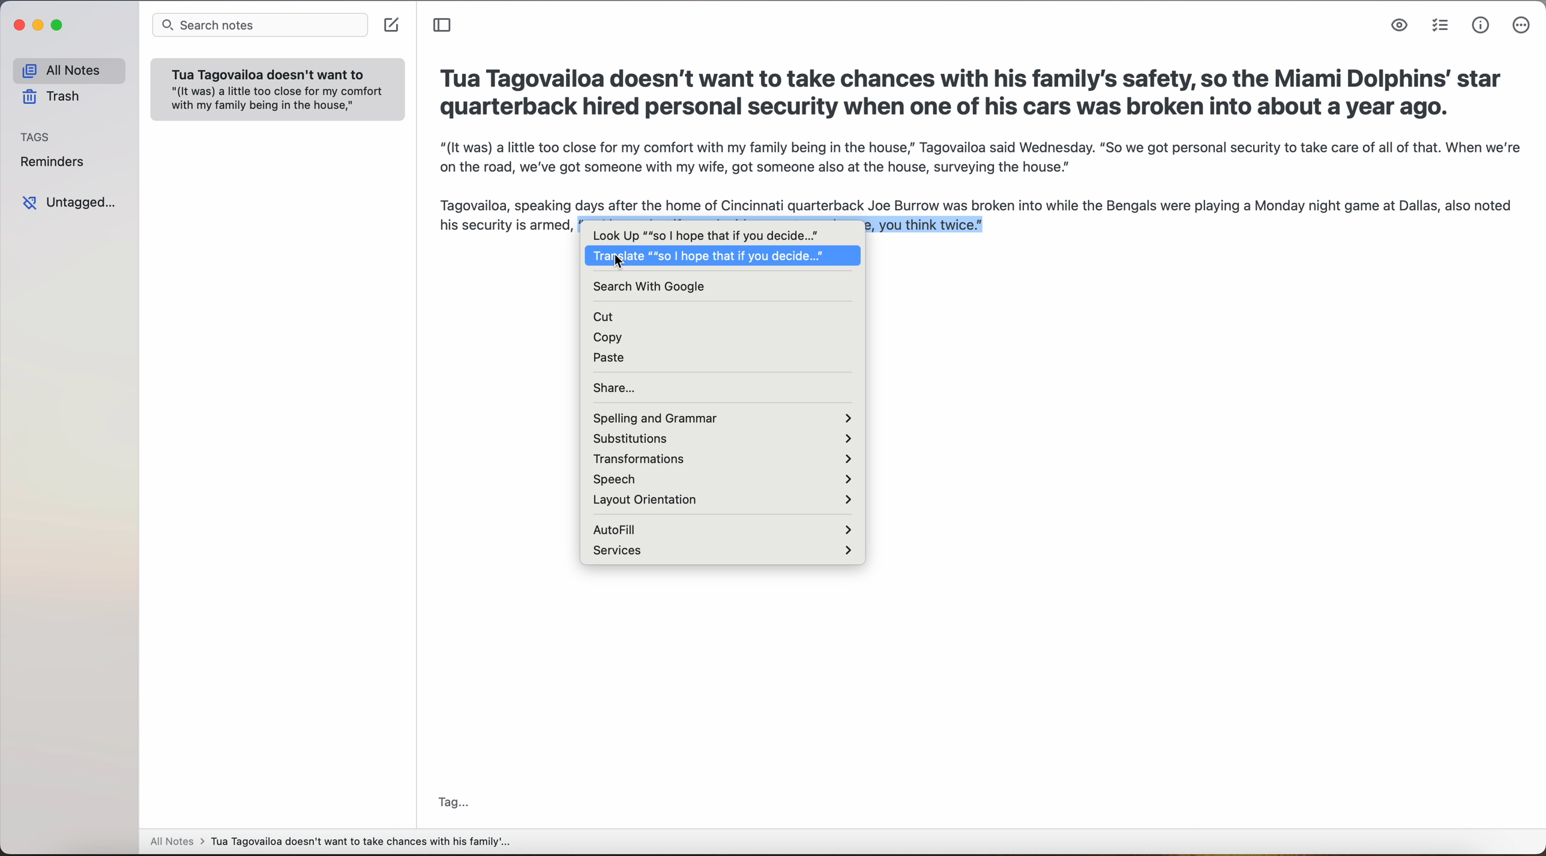  What do you see at coordinates (17, 27) in the screenshot?
I see `close app` at bounding box center [17, 27].